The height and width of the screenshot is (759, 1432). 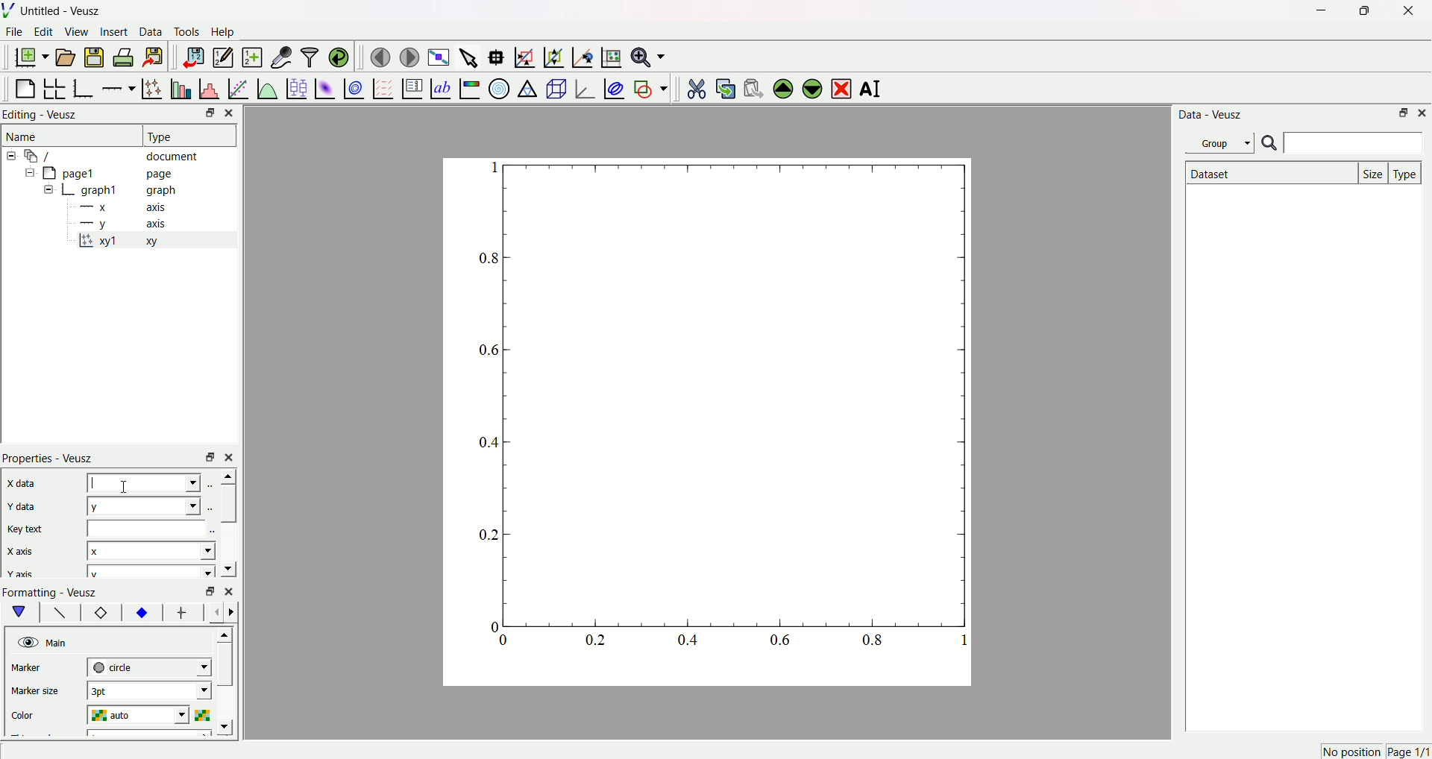 What do you see at coordinates (1402, 114) in the screenshot?
I see `Minimize` at bounding box center [1402, 114].